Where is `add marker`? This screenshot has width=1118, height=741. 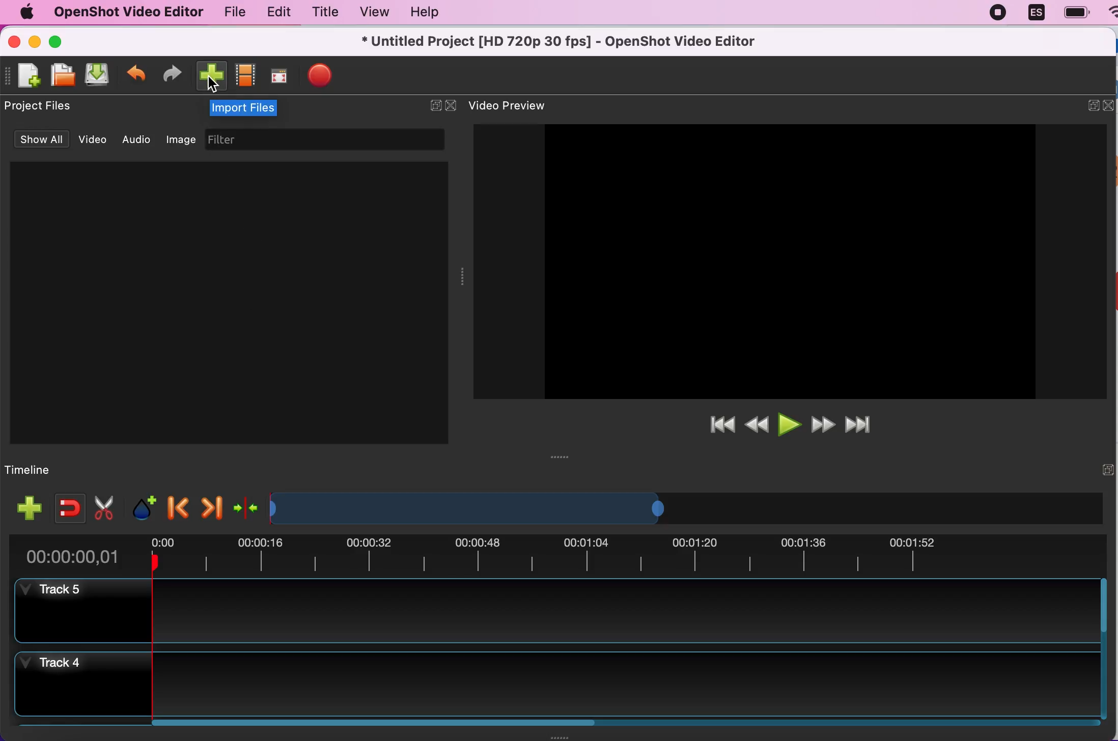
add marker is located at coordinates (145, 506).